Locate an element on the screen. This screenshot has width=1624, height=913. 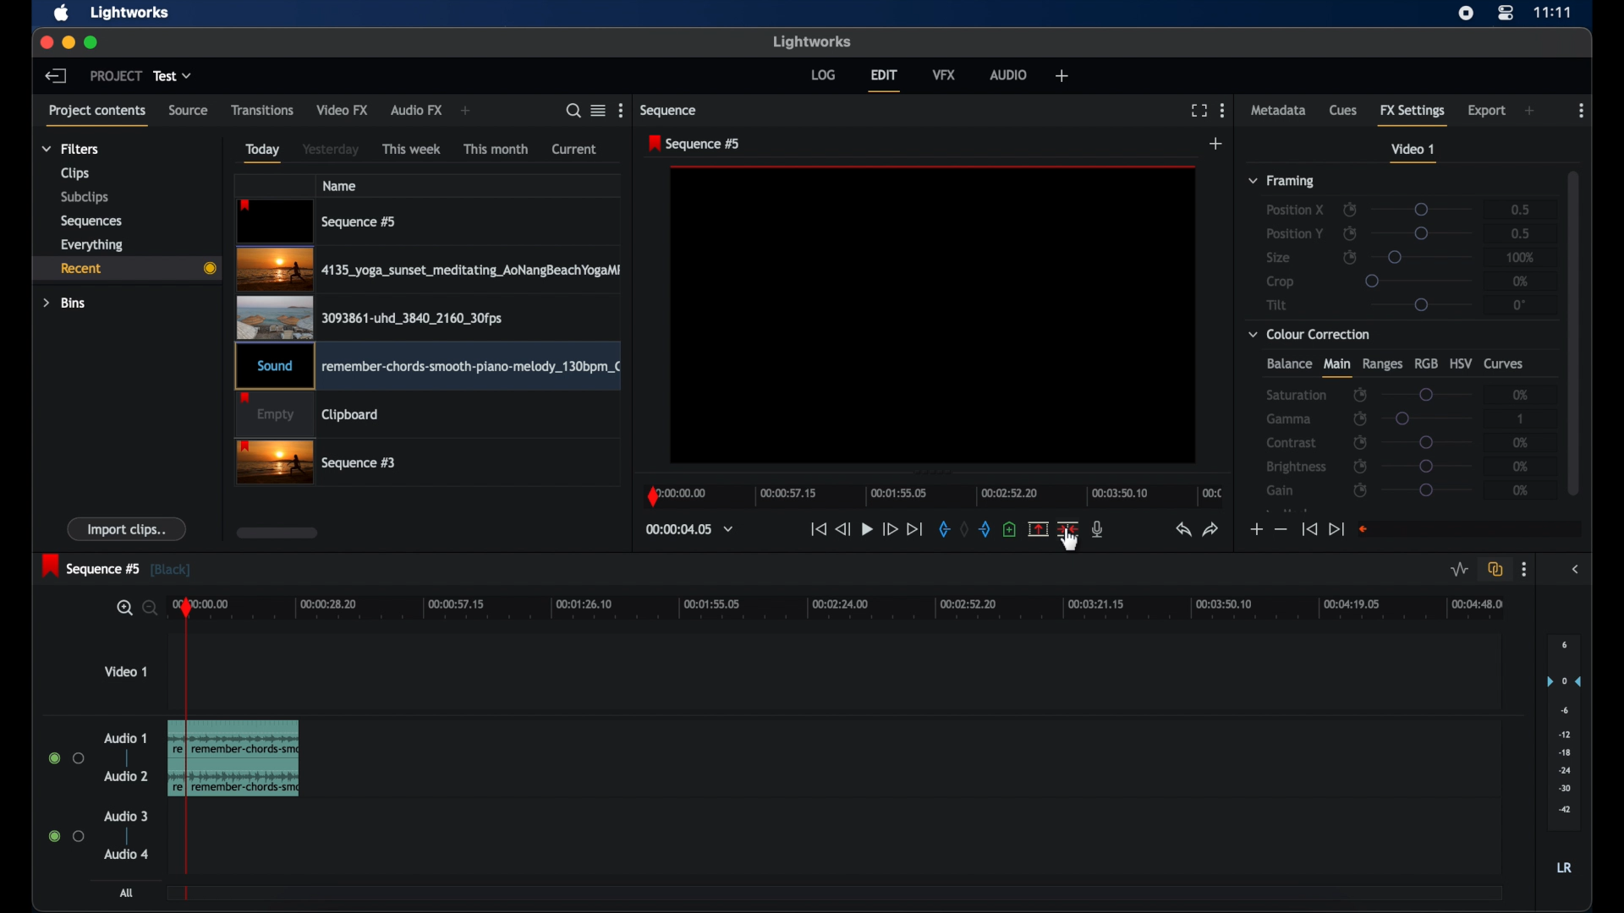
radio buttons is located at coordinates (66, 835).